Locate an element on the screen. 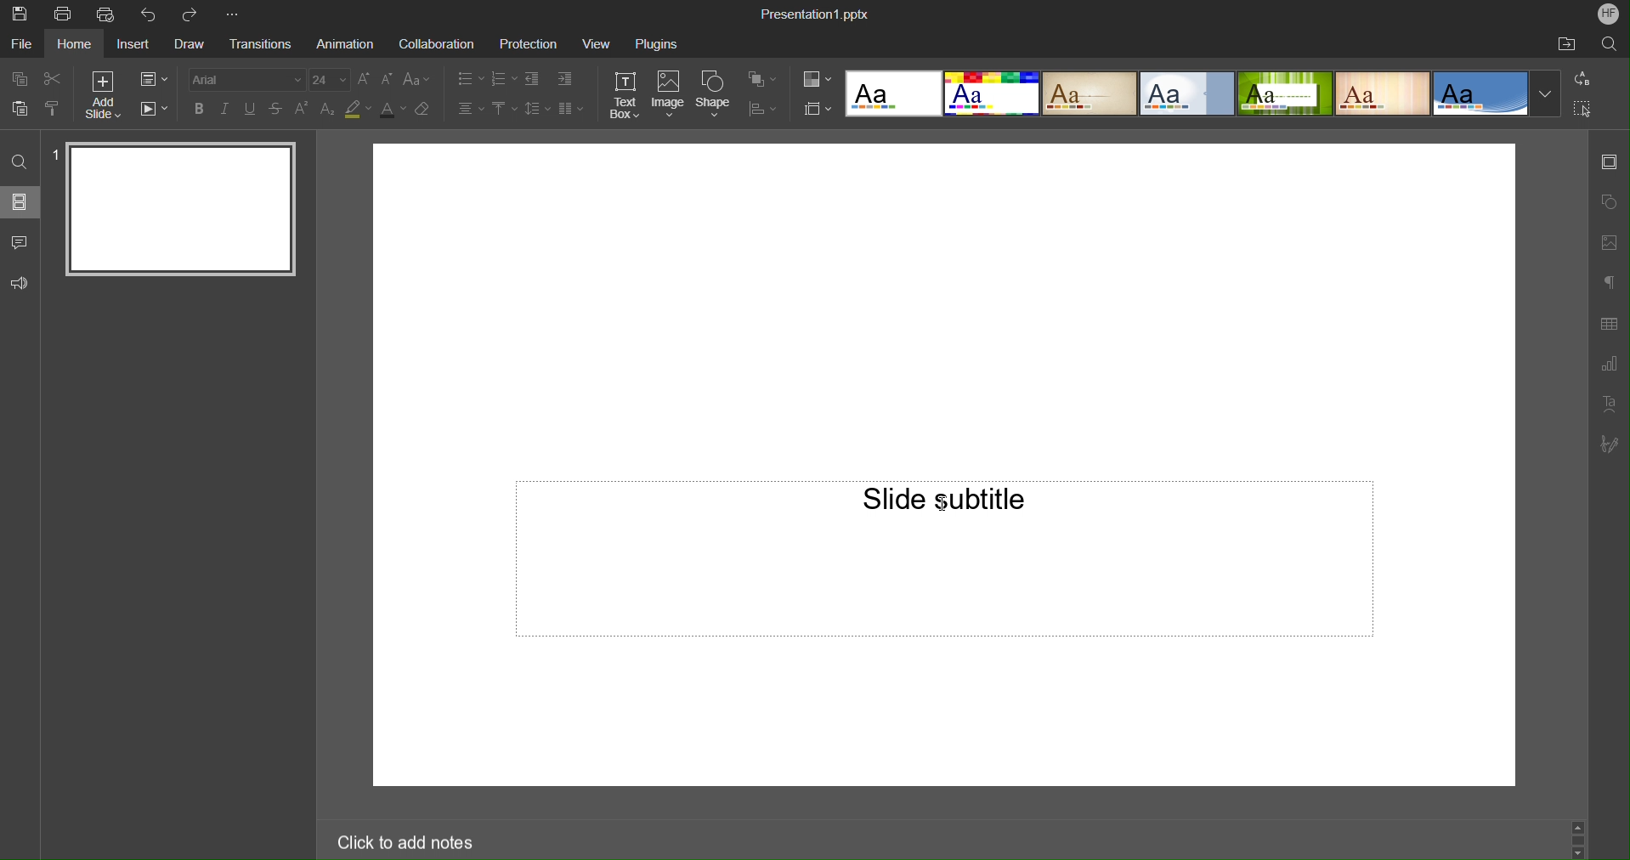  slide number is located at coordinates (54, 155).